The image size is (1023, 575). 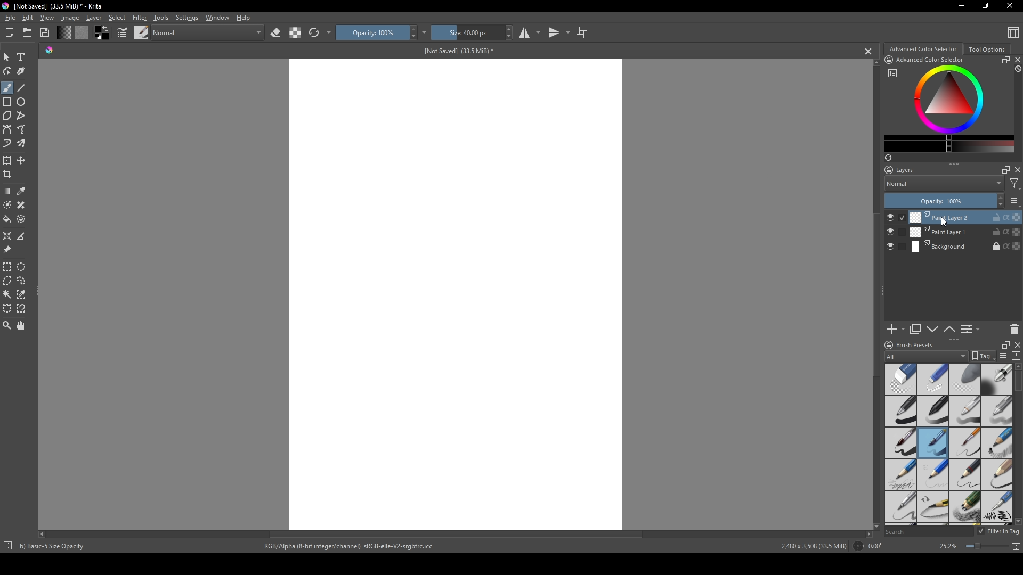 I want to click on pan, so click(x=22, y=325).